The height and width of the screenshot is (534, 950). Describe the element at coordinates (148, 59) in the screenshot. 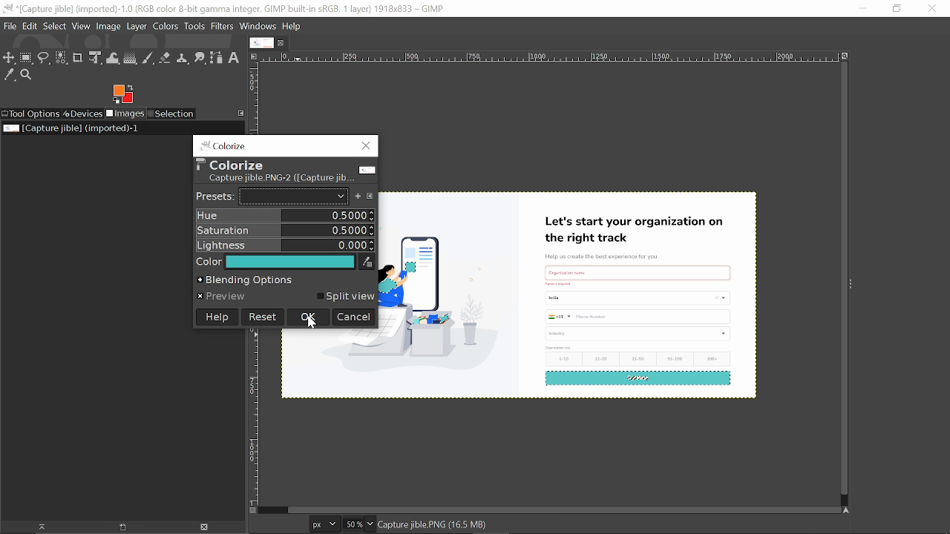

I see `Paintbrush tool` at that location.